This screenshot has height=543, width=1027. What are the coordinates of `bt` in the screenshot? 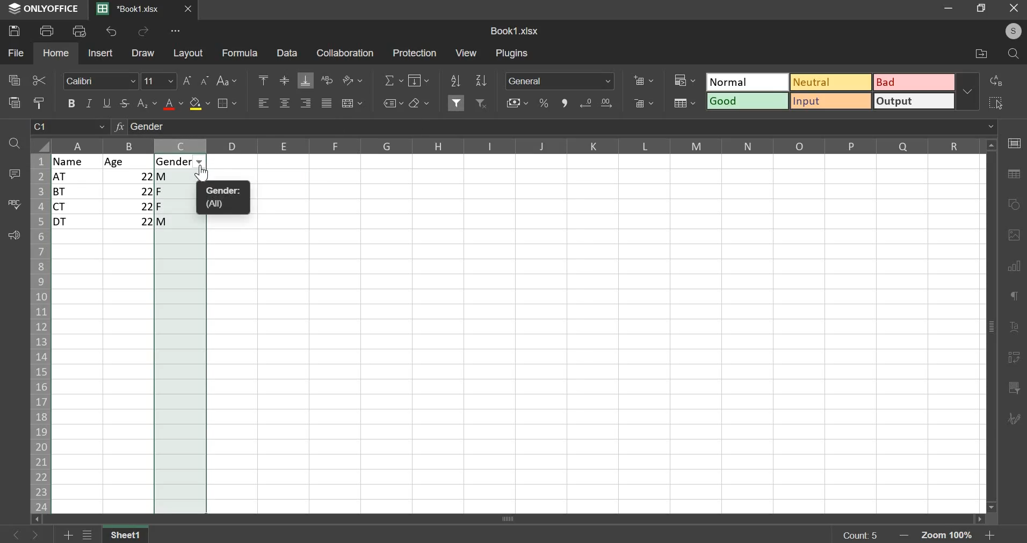 It's located at (76, 192).